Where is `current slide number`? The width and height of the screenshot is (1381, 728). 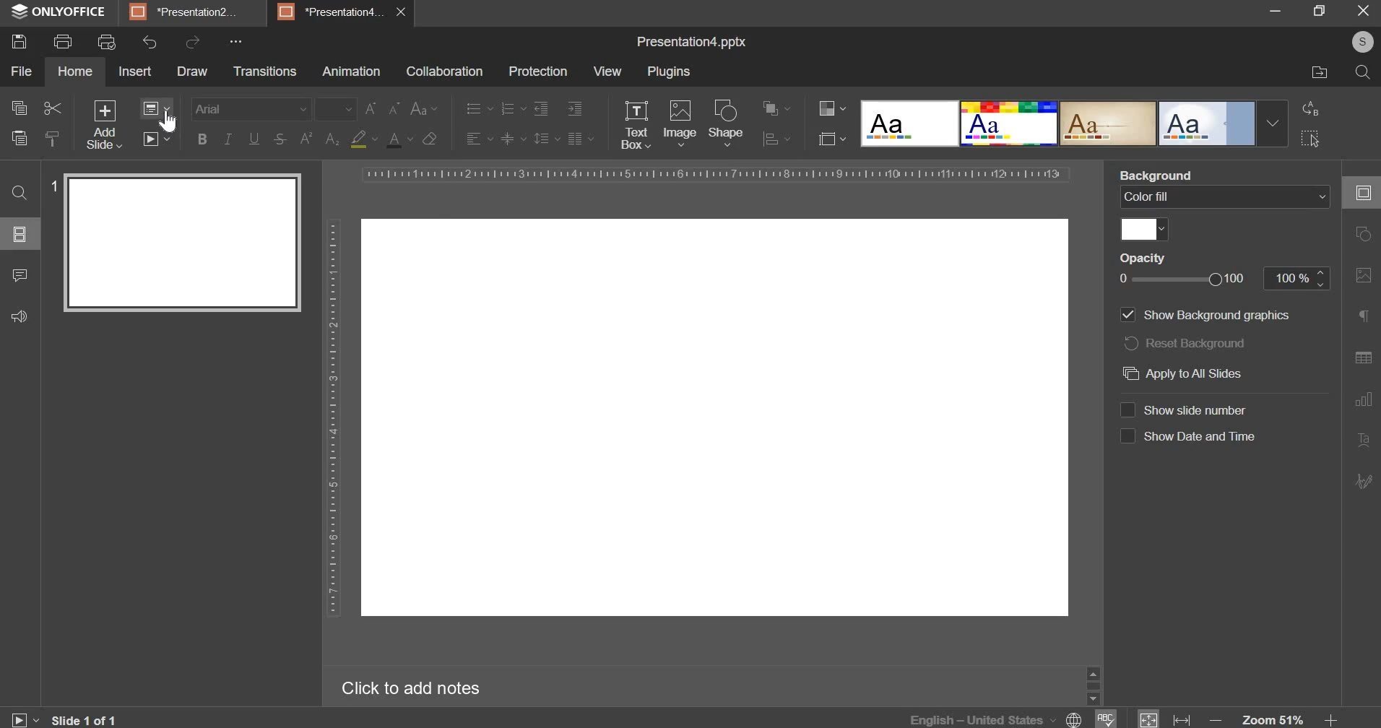
current slide number is located at coordinates (88, 719).